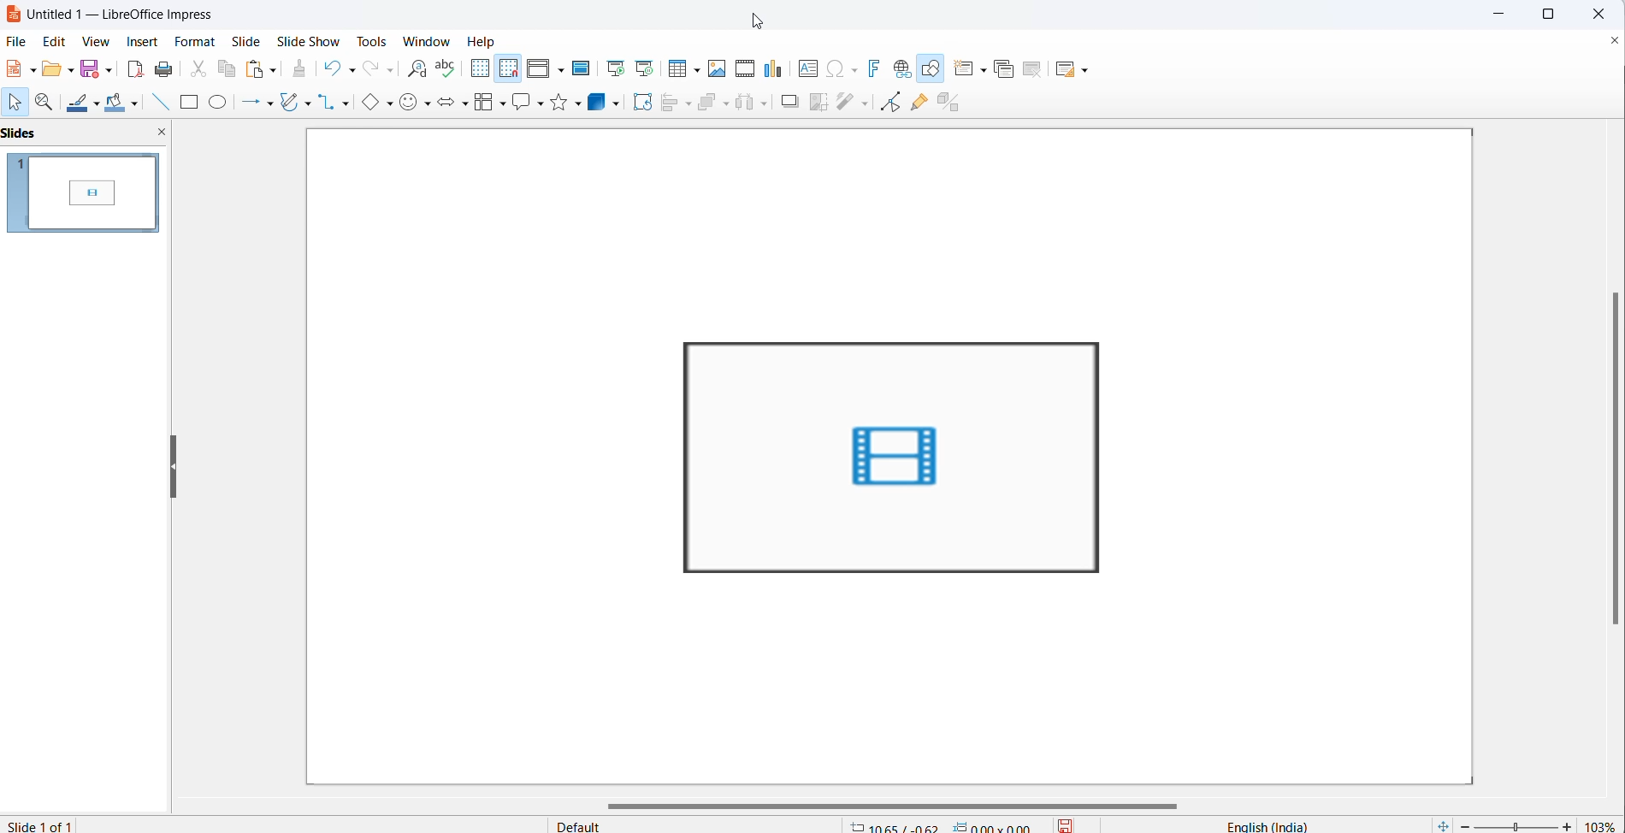  I want to click on vertical scroll bar, so click(1615, 462).